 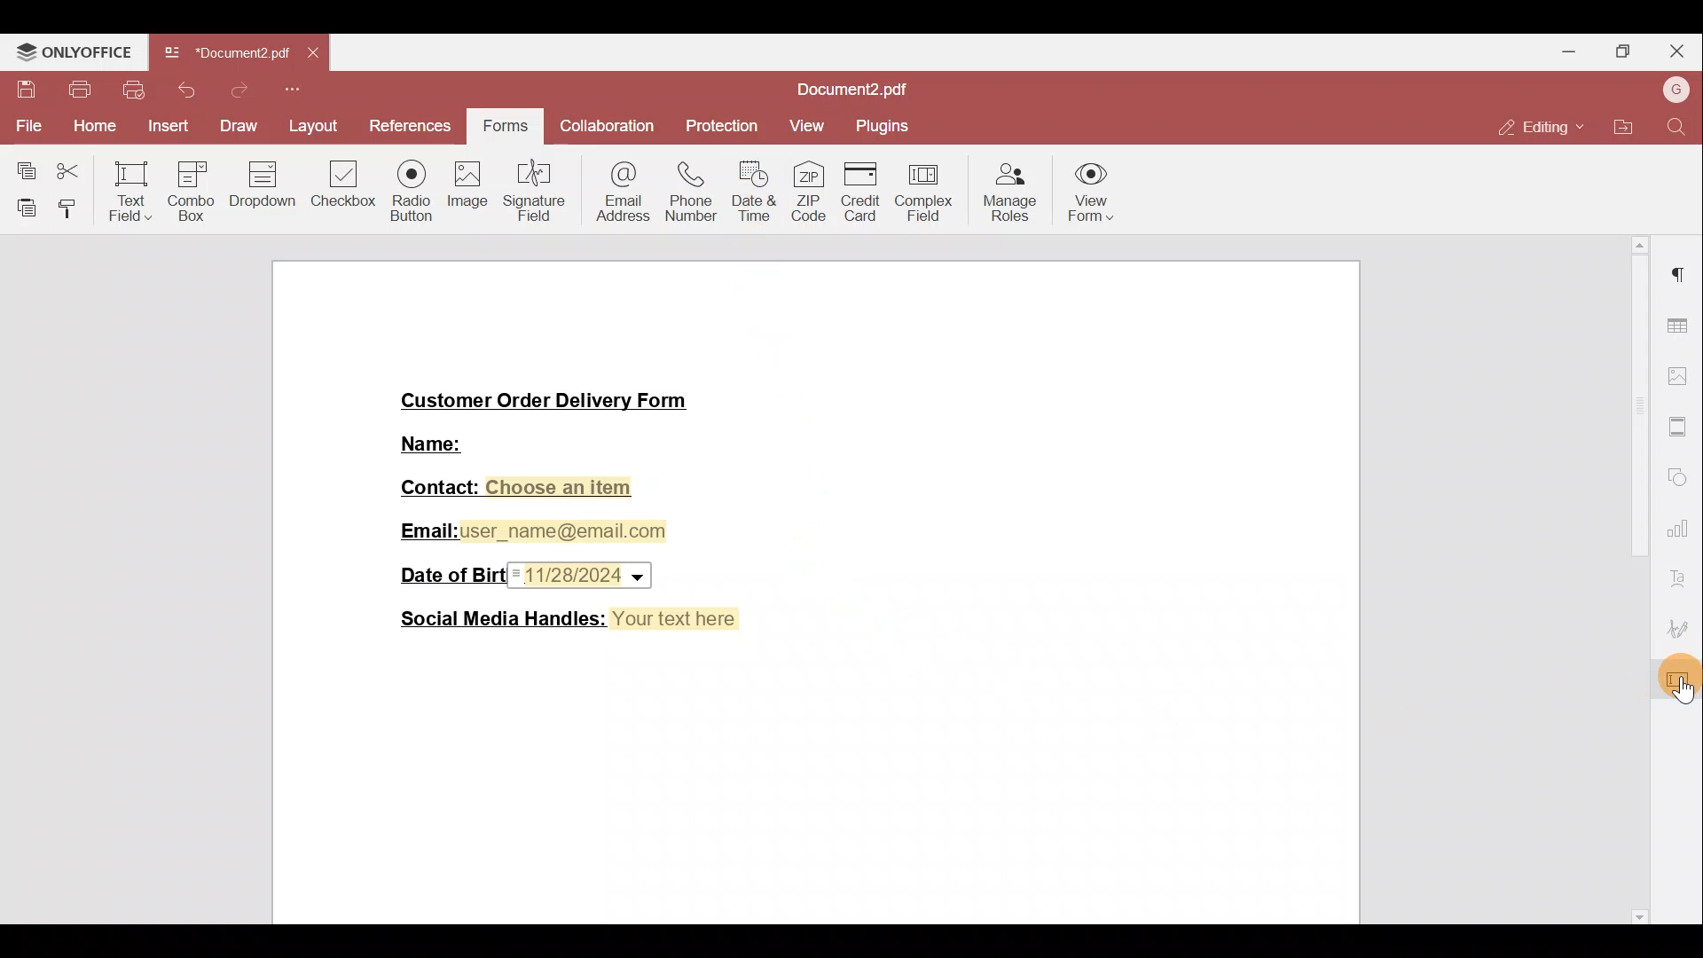 I want to click on Name:, so click(x=434, y=442).